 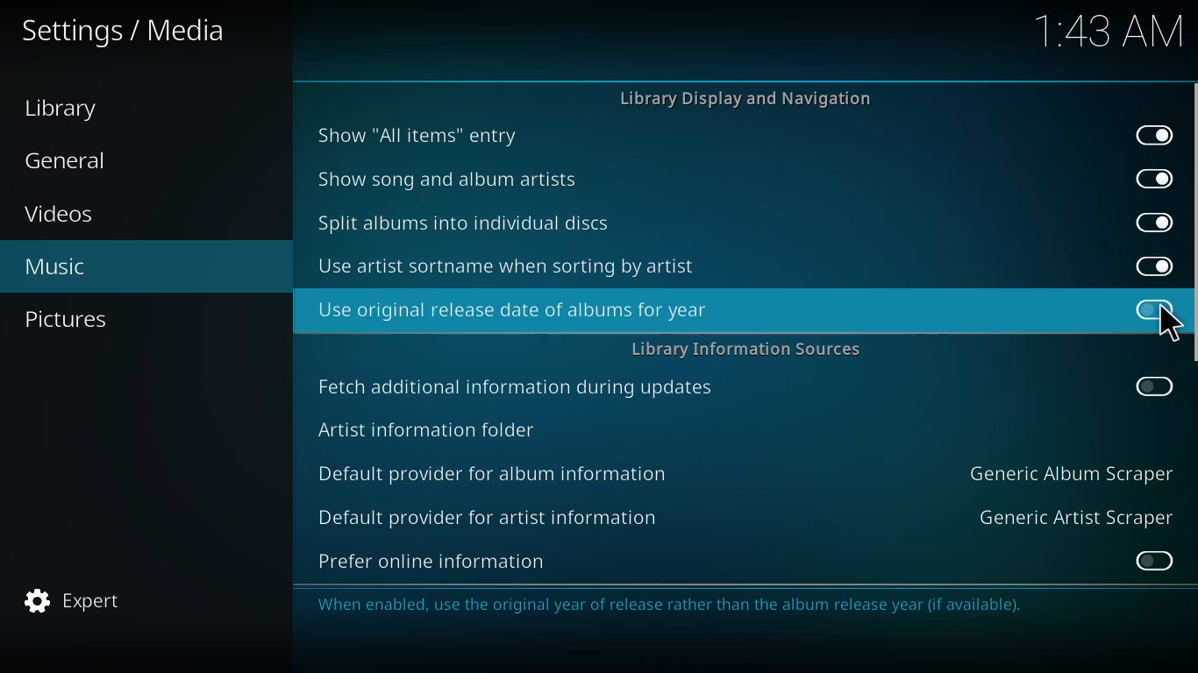 What do you see at coordinates (752, 99) in the screenshot?
I see `library display ` at bounding box center [752, 99].